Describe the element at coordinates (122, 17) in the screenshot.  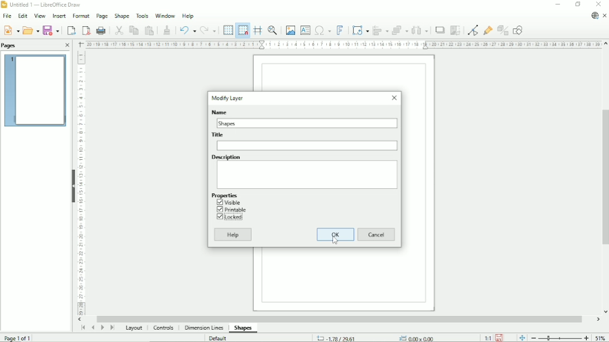
I see `Shape` at that location.